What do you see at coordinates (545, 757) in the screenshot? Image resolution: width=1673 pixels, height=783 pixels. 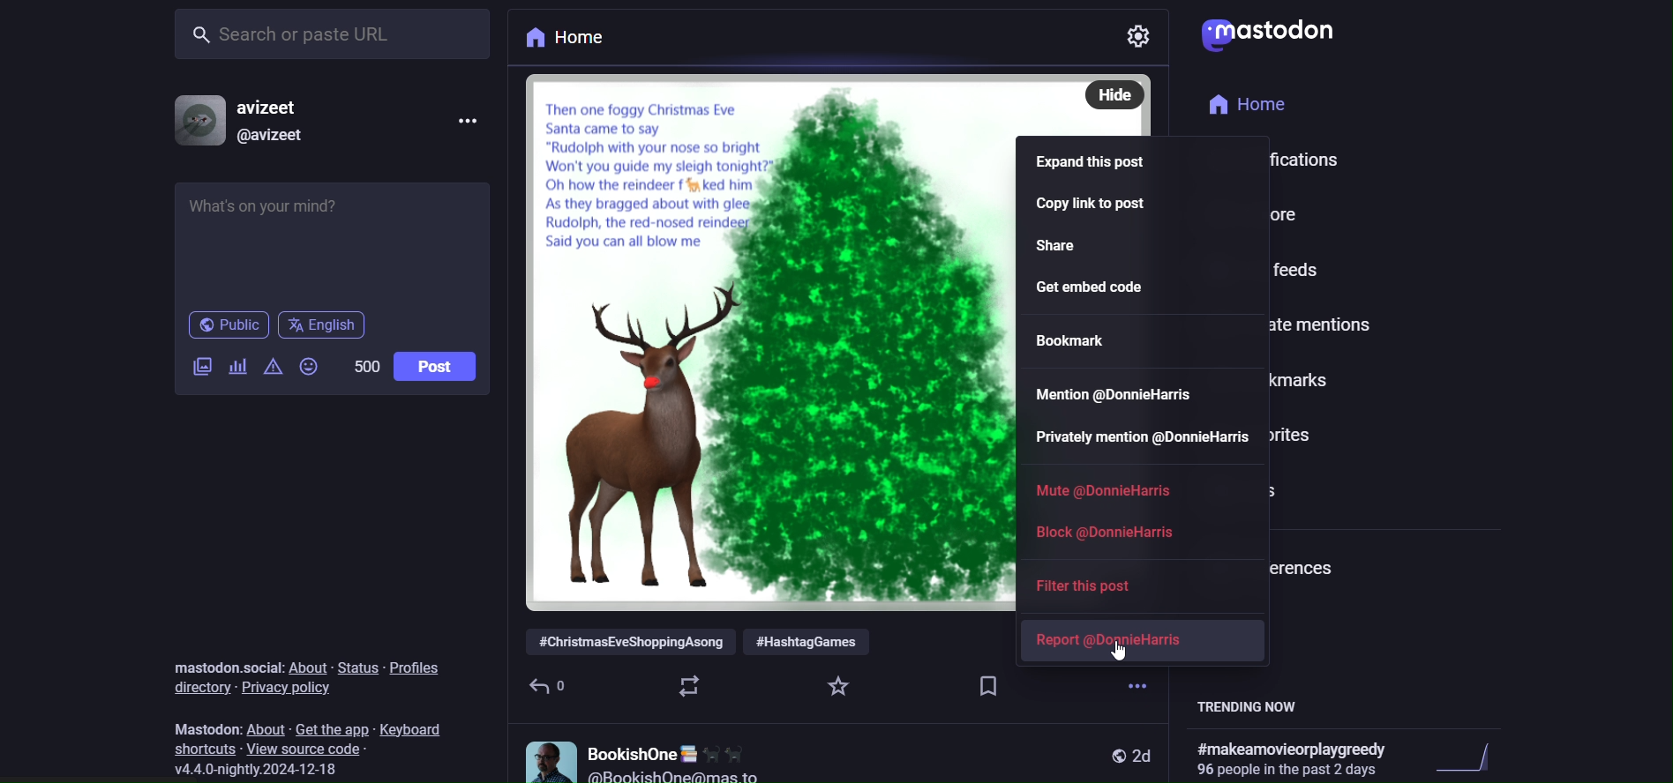 I see `profile picture` at bounding box center [545, 757].